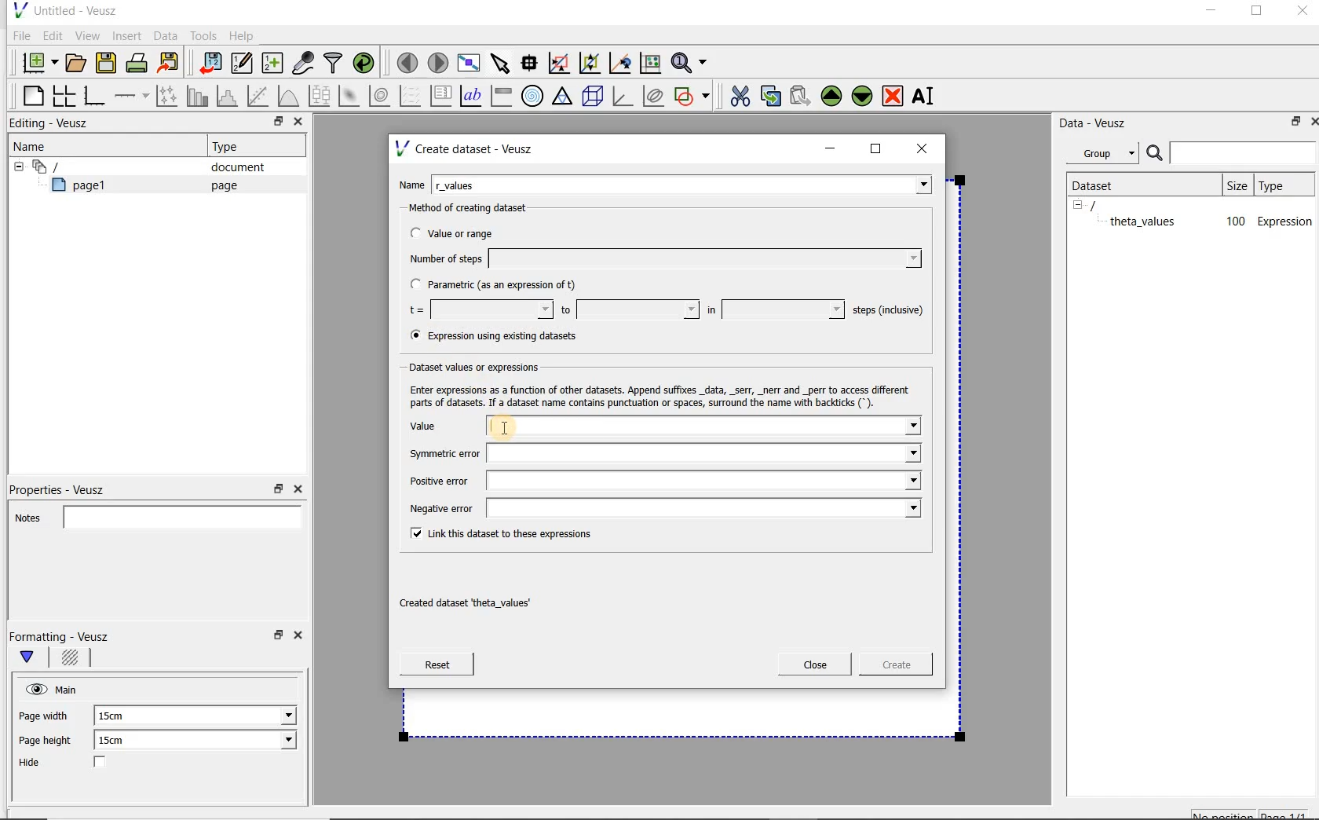 The image size is (1319, 820). Describe the element at coordinates (221, 185) in the screenshot. I see `page` at that location.